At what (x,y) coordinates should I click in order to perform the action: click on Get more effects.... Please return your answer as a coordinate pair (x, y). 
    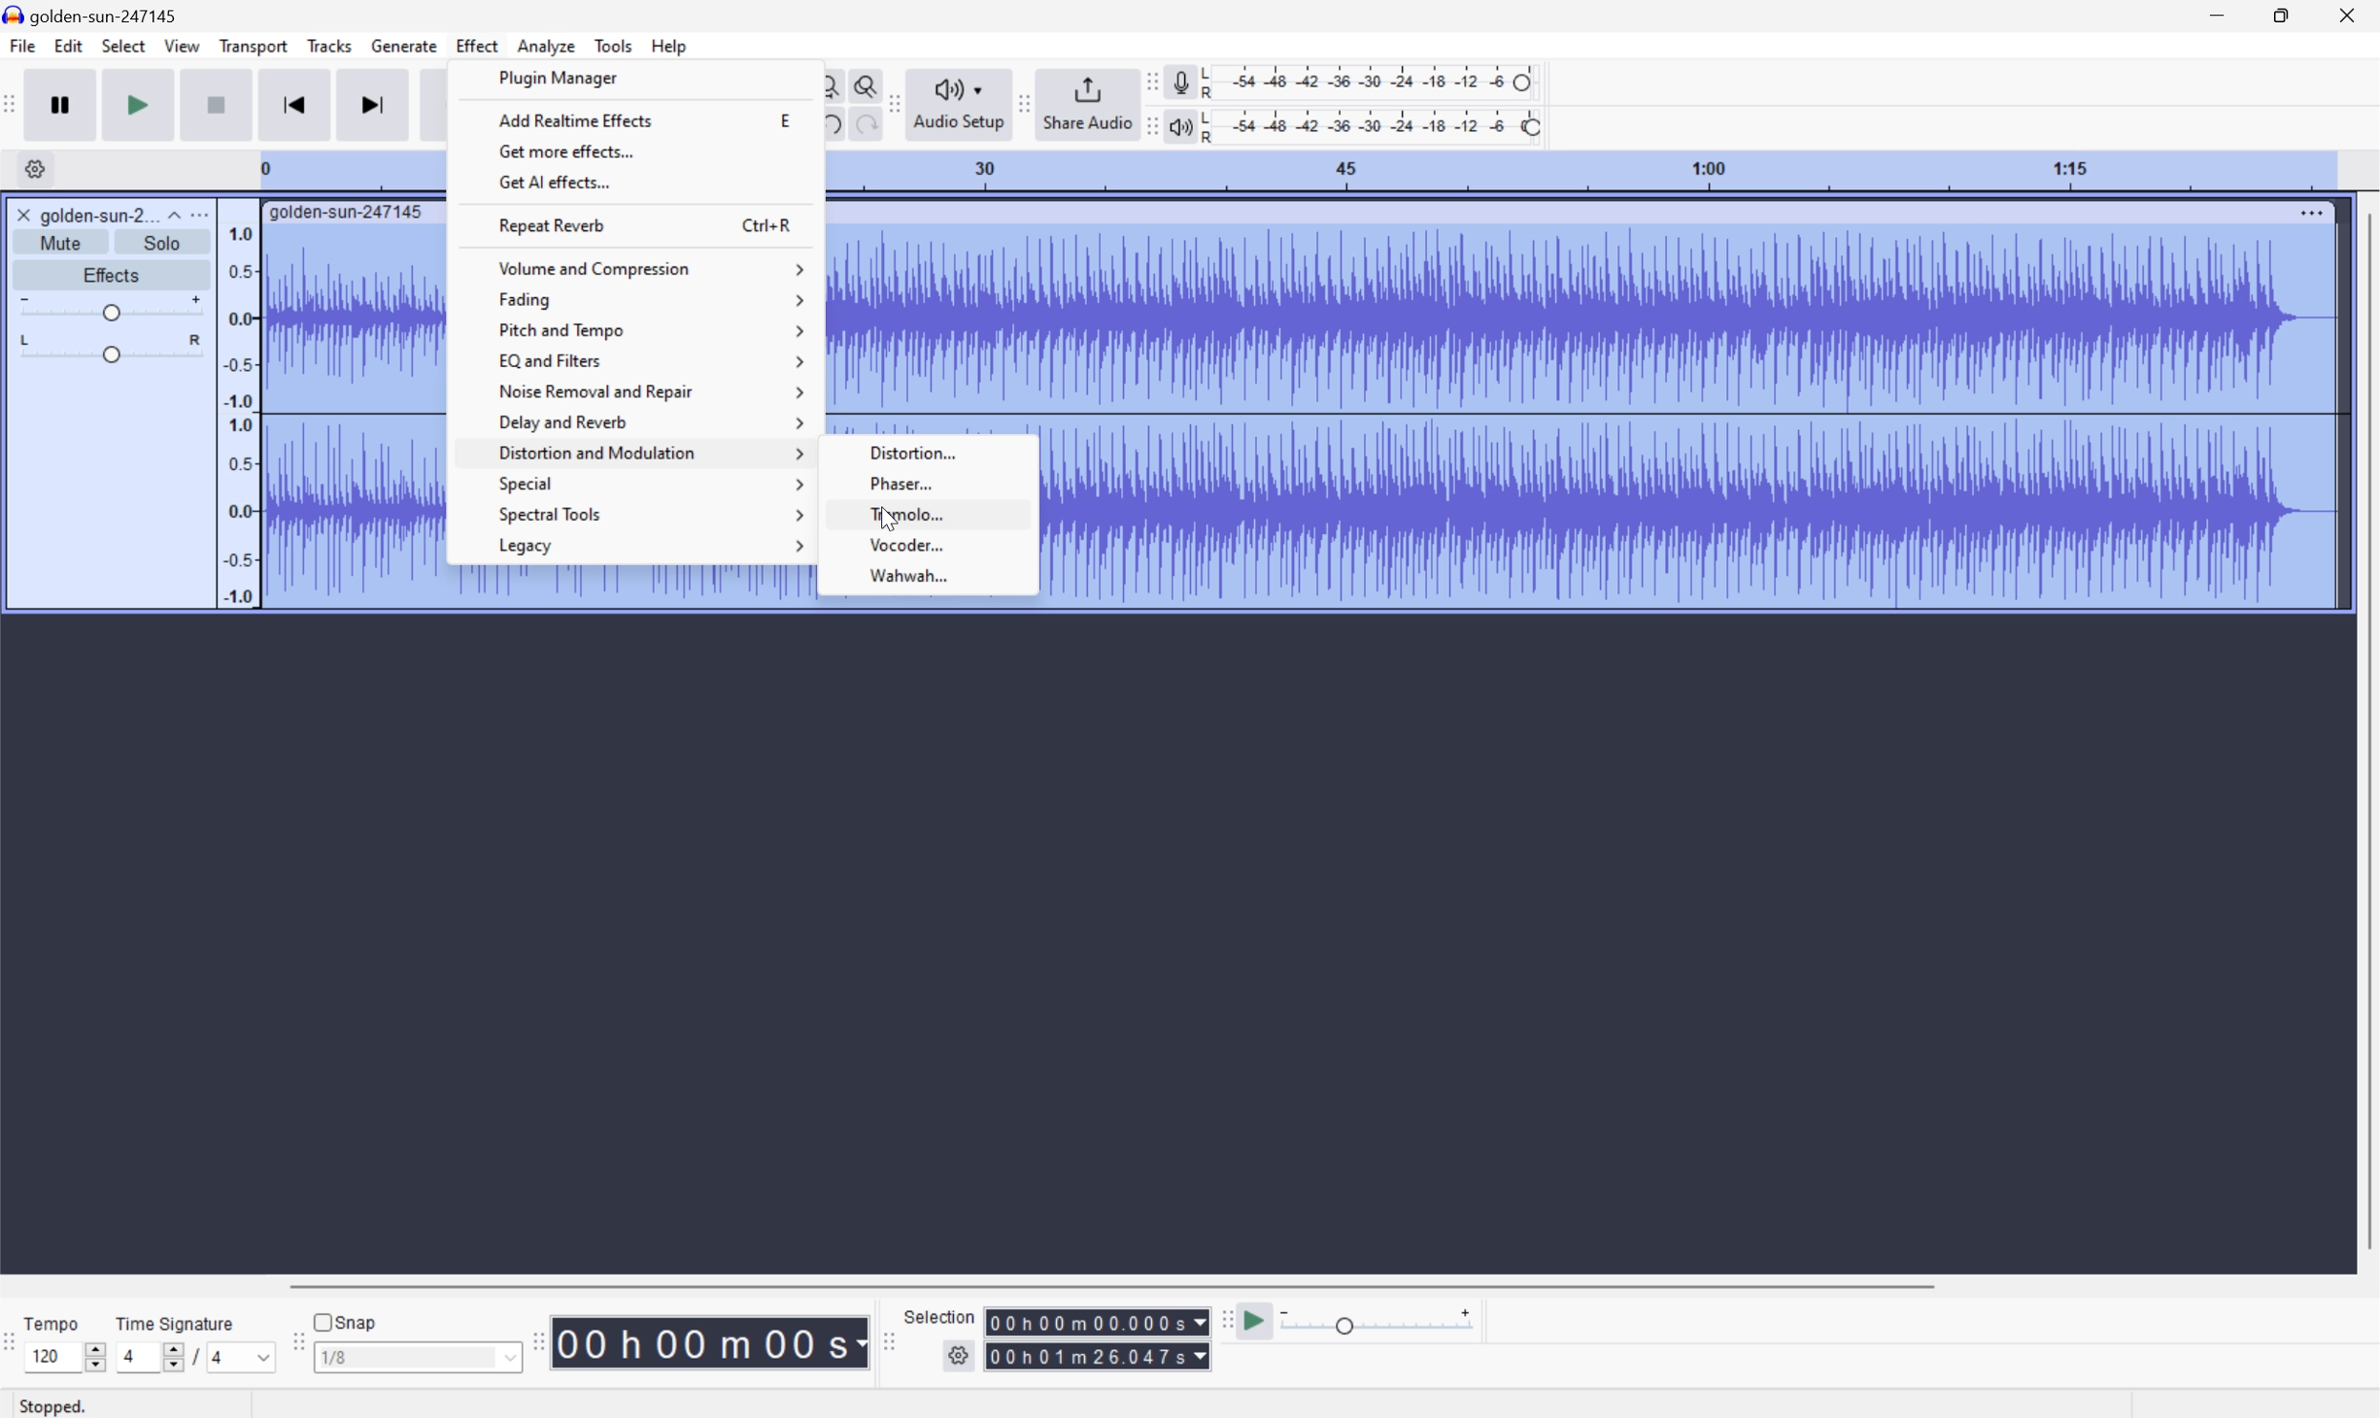
    Looking at the image, I should click on (566, 150).